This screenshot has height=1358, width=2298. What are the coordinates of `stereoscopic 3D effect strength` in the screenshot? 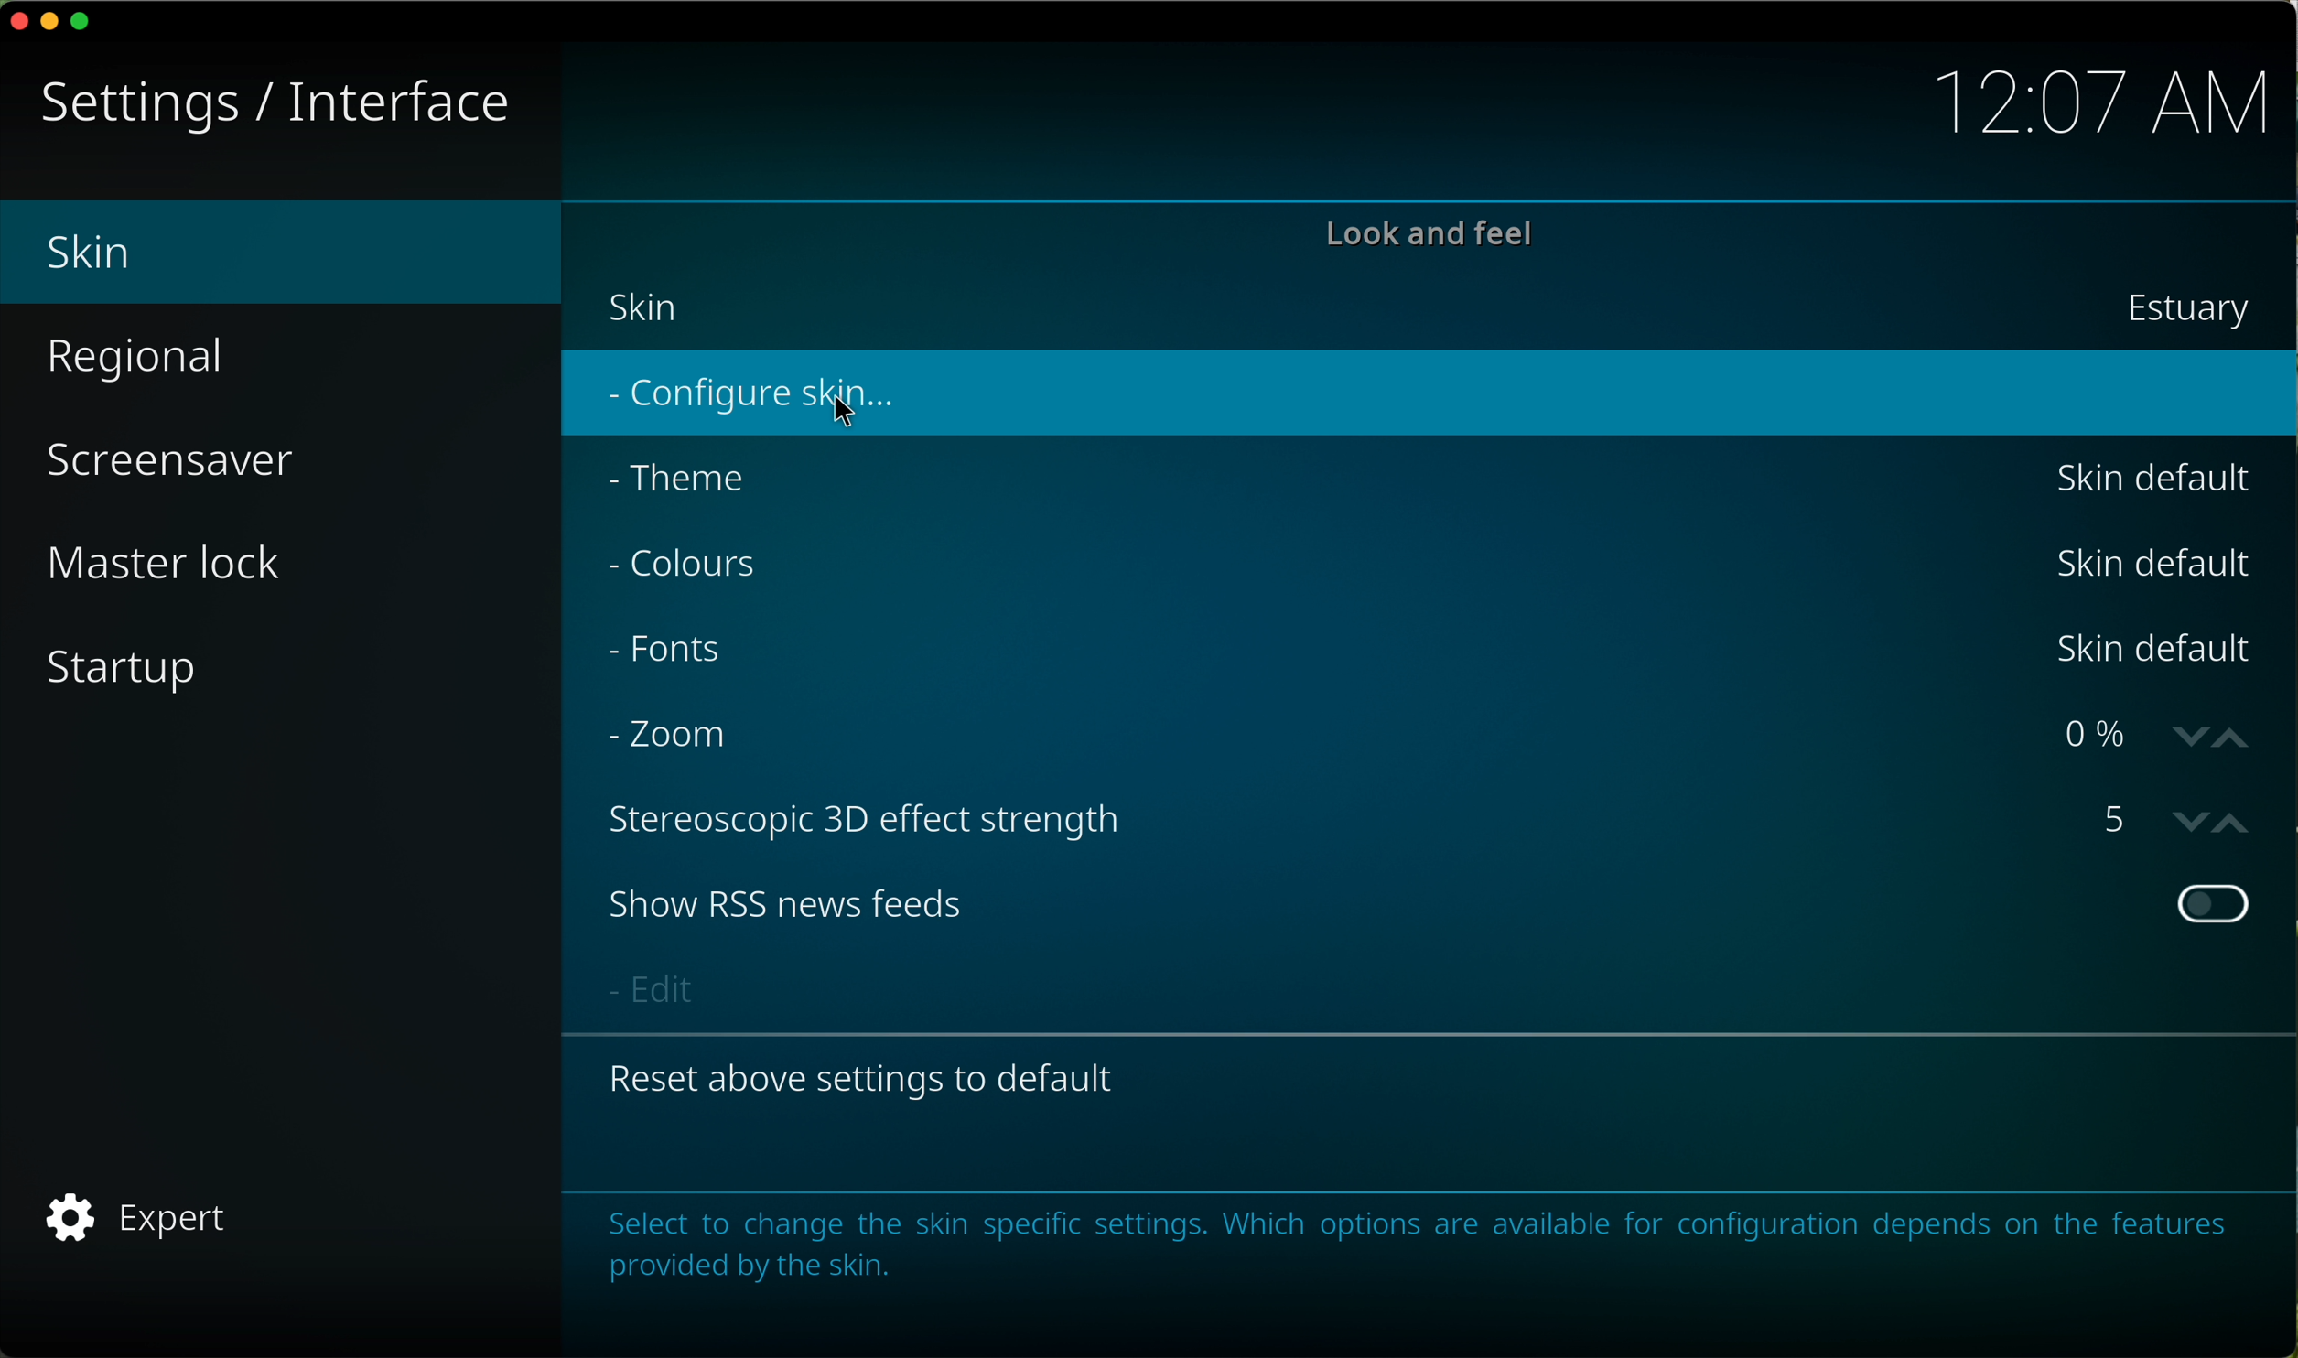 It's located at (880, 818).